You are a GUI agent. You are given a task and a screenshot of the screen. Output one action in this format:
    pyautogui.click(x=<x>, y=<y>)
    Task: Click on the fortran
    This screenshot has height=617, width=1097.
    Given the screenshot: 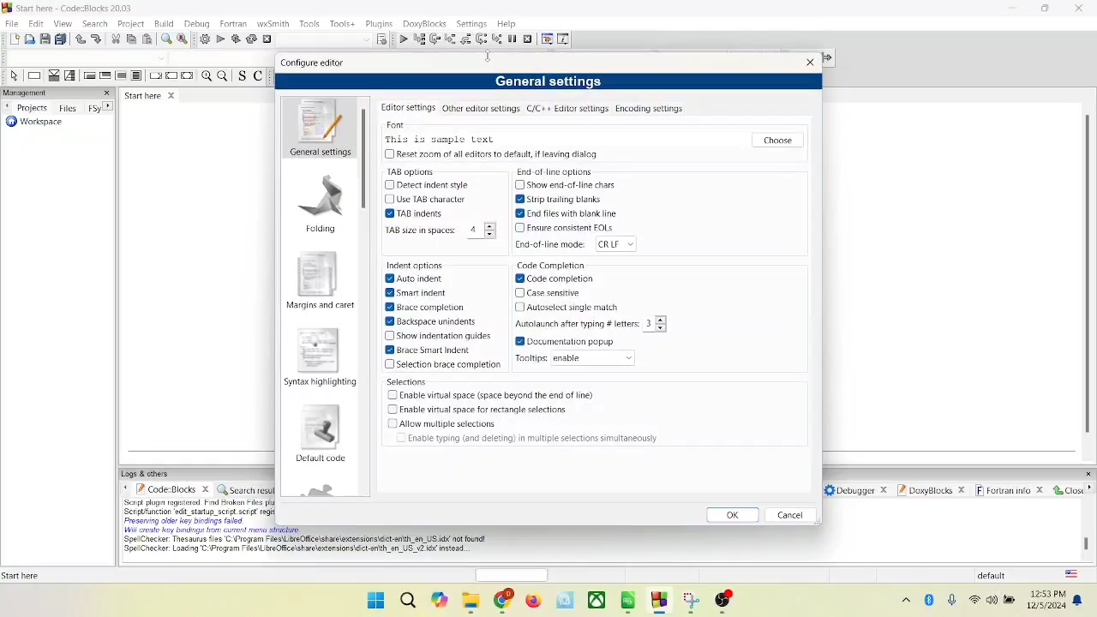 What is the action you would take?
    pyautogui.click(x=232, y=24)
    